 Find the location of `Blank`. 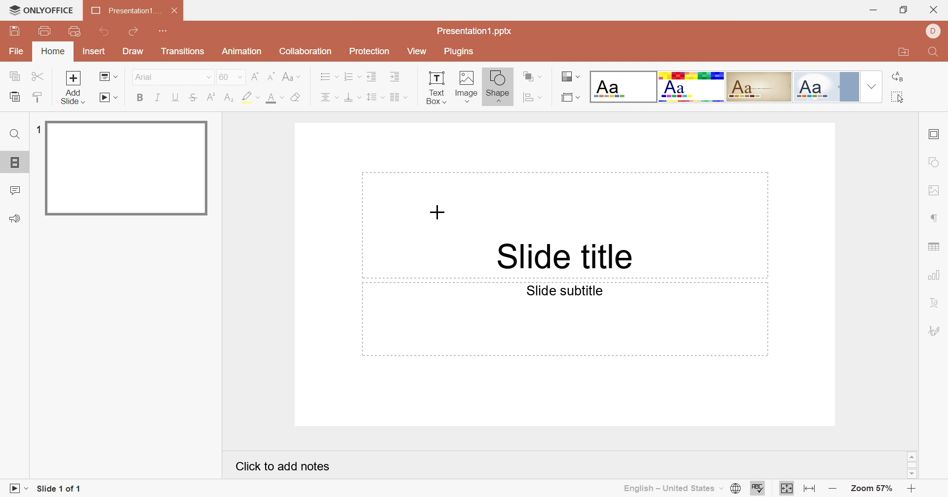

Blank is located at coordinates (622, 86).